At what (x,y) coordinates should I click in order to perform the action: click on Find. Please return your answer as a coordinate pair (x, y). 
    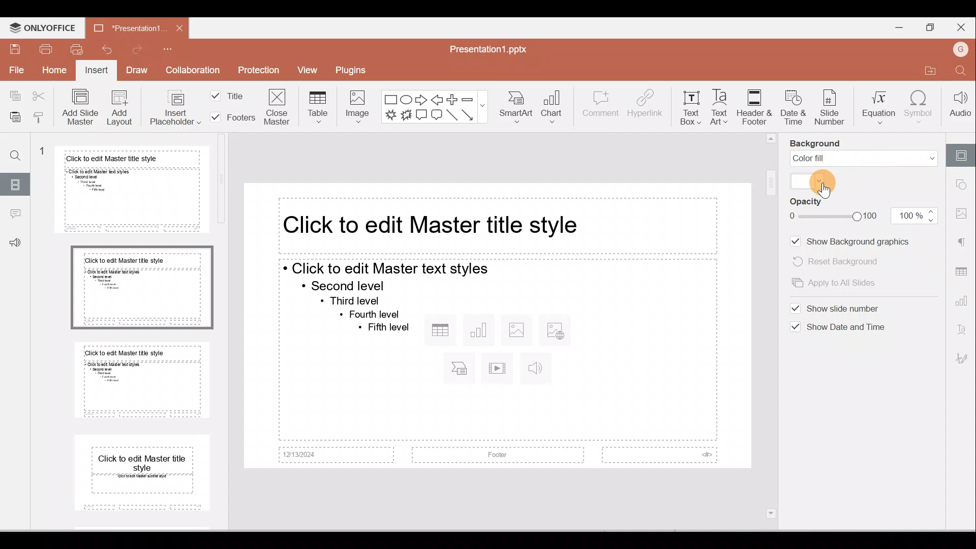
    Looking at the image, I should click on (16, 152).